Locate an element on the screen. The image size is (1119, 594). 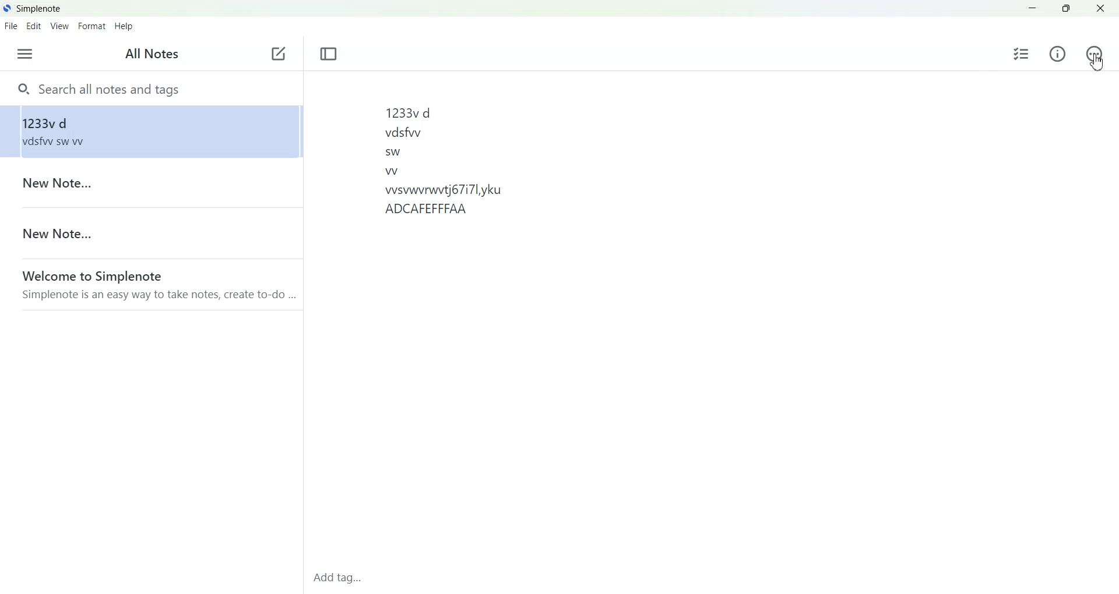
Help is located at coordinates (124, 26).